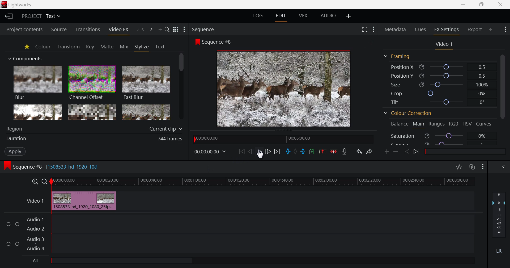  Describe the element at coordinates (143, 30) in the screenshot. I see `Previous Panel` at that location.